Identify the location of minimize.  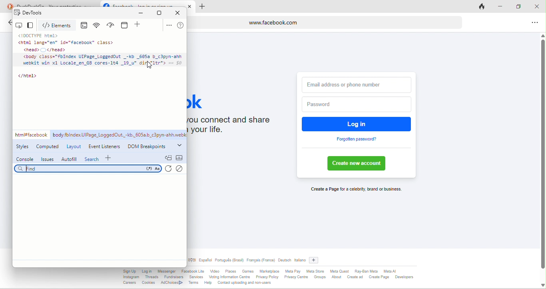
(504, 7).